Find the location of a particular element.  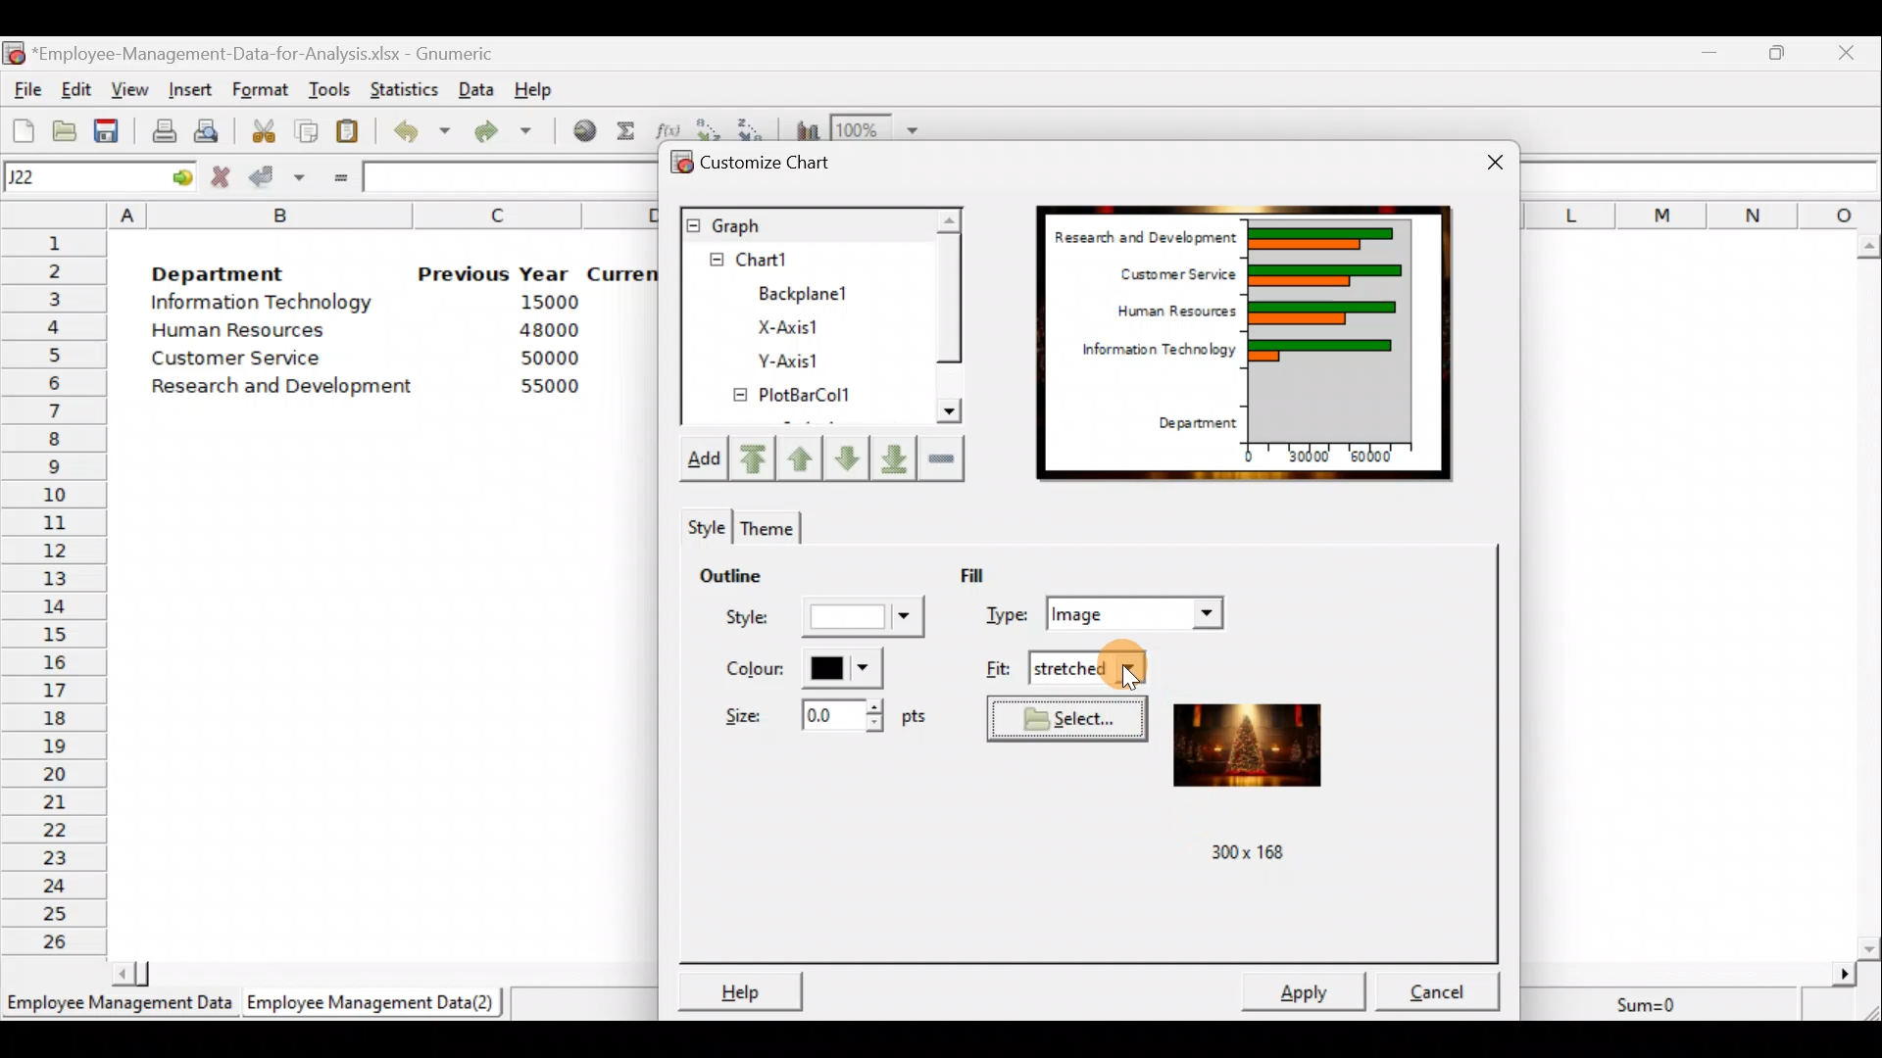

Paste the clipboard is located at coordinates (353, 133).